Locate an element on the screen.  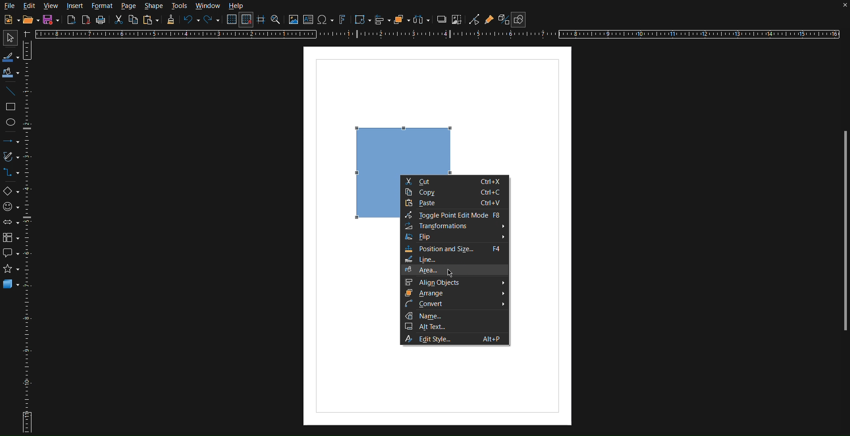
Transformations is located at coordinates (455, 226).